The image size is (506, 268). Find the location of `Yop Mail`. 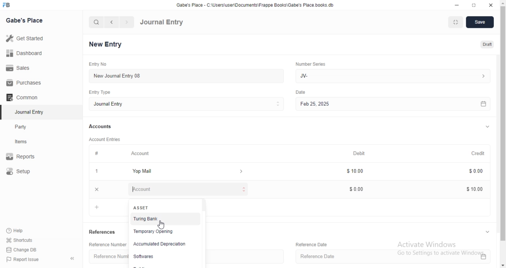

Yop Mail is located at coordinates (187, 171).